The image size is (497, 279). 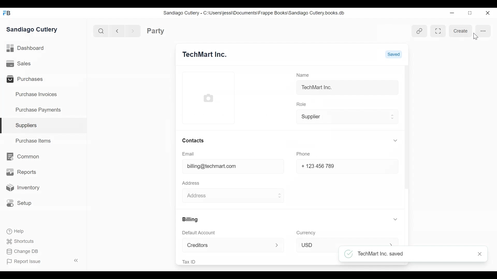 What do you see at coordinates (20, 172) in the screenshot?
I see `Reports` at bounding box center [20, 172].